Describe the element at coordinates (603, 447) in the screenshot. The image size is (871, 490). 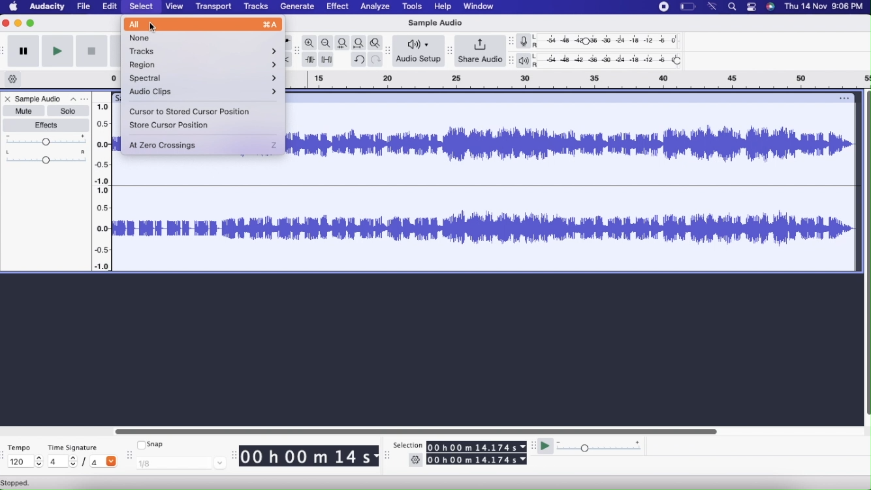
I see `Playback Speed` at that location.